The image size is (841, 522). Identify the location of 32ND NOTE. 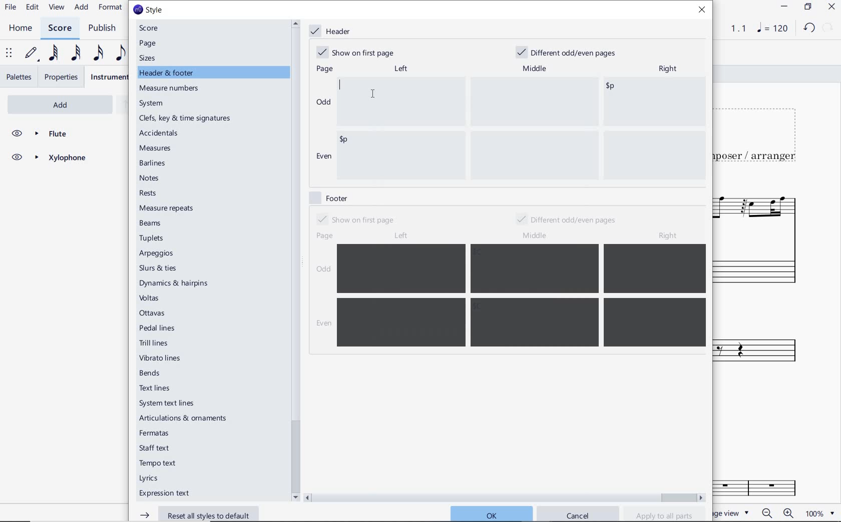
(75, 52).